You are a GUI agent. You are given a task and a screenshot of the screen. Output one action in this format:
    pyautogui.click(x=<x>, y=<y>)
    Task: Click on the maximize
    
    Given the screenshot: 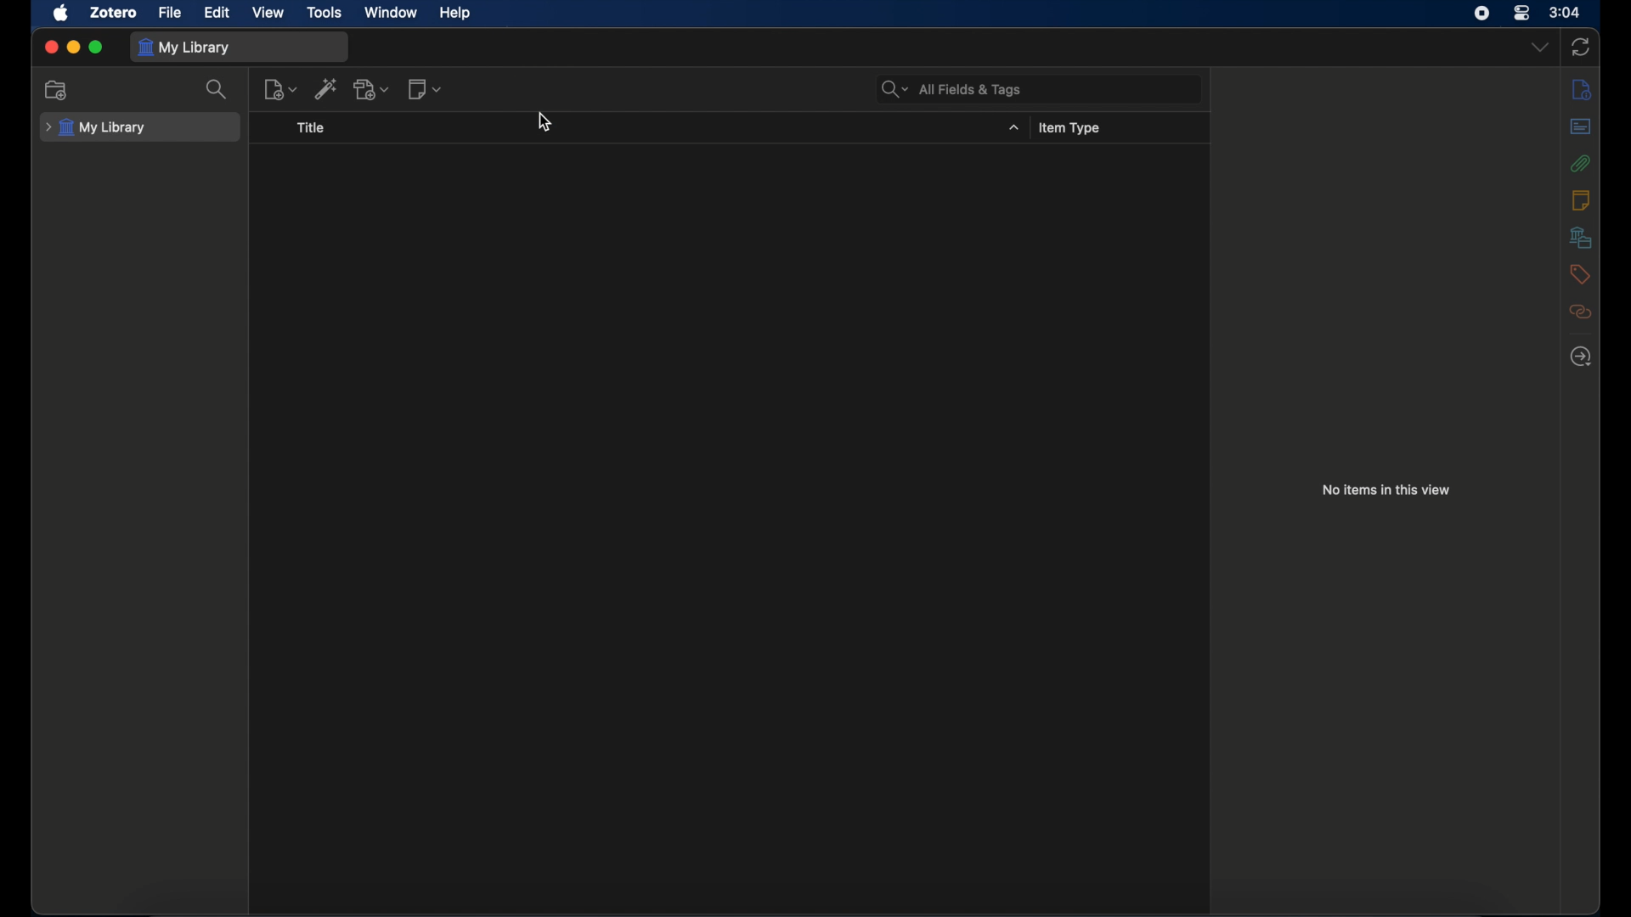 What is the action you would take?
    pyautogui.click(x=97, y=48)
    